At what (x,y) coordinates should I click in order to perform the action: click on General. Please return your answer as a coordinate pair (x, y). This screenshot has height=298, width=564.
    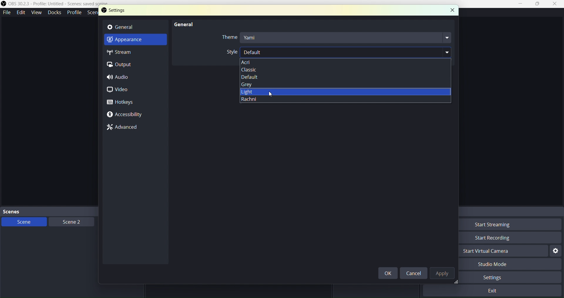
    Looking at the image, I should click on (133, 27).